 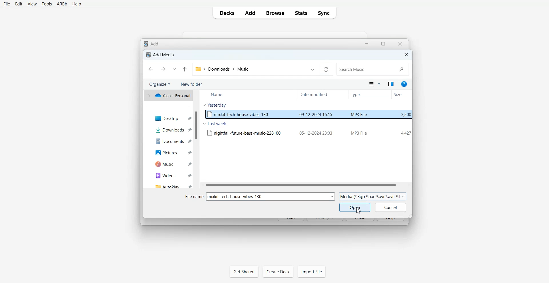 What do you see at coordinates (160, 83) in the screenshot?
I see `Organize` at bounding box center [160, 83].